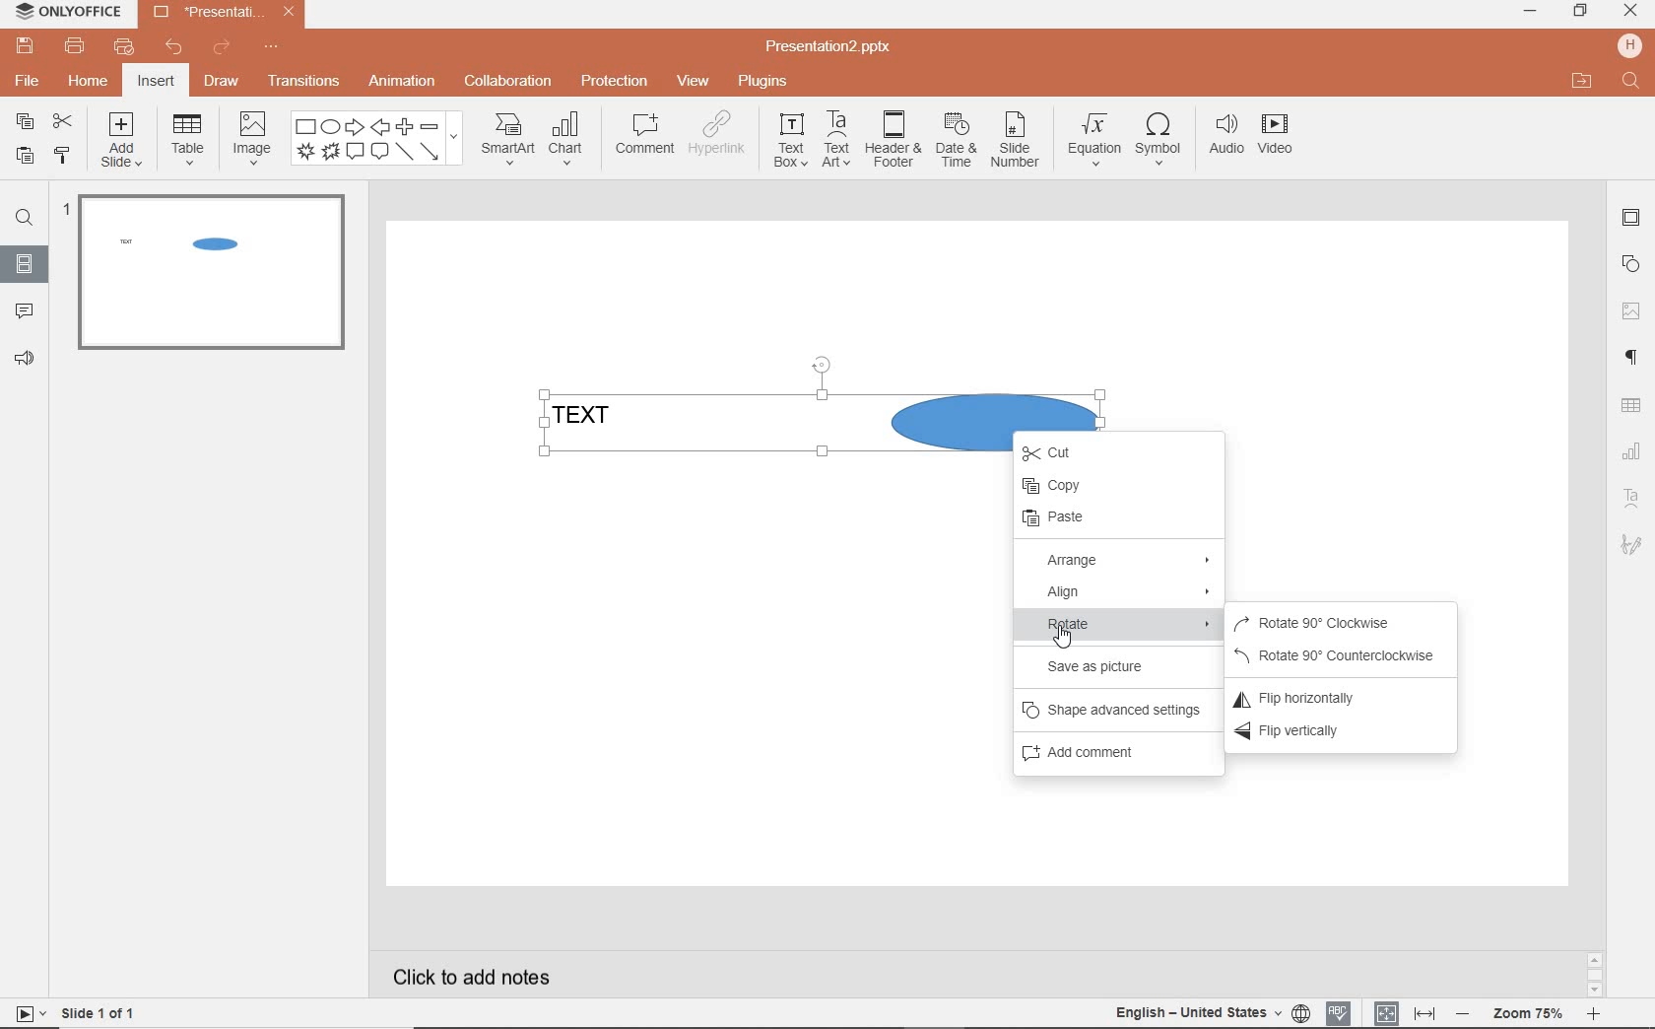  Describe the element at coordinates (1632, 261) in the screenshot. I see `SHAPE SETTINGS` at that location.